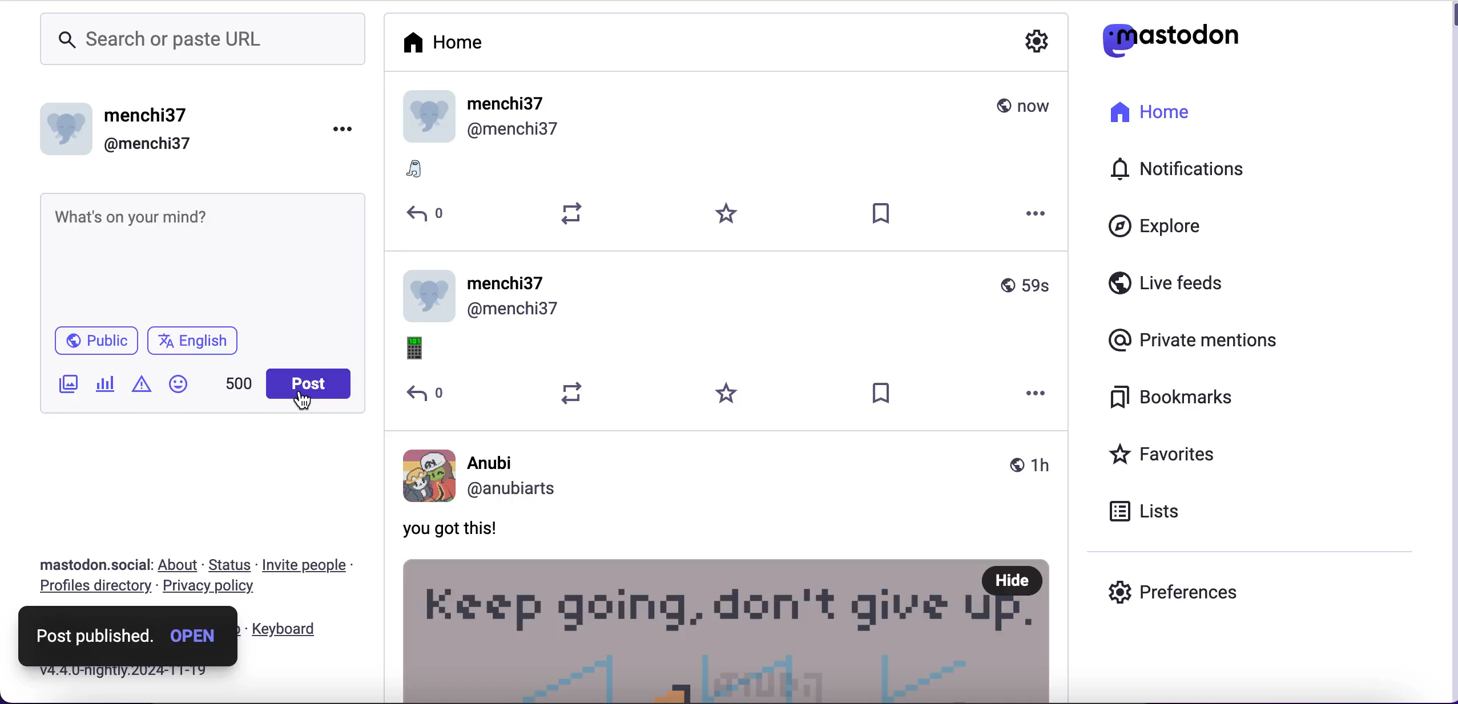  Describe the element at coordinates (728, 394) in the screenshot. I see `favorites` at that location.